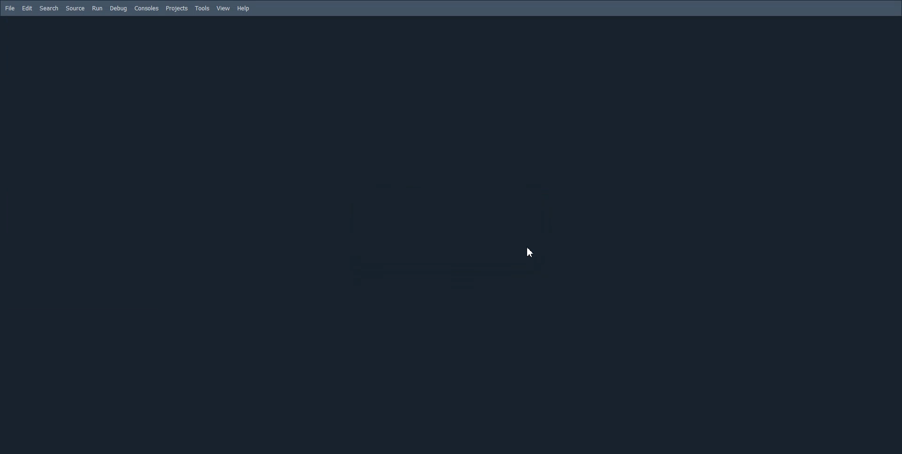  Describe the element at coordinates (118, 9) in the screenshot. I see `Debug` at that location.